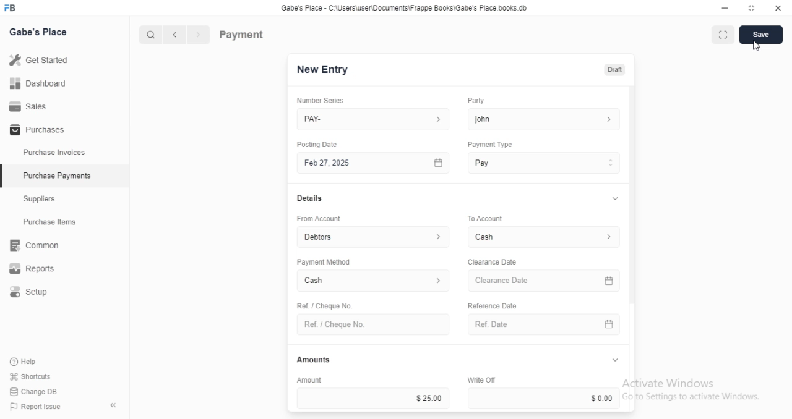 The image size is (792, 419). Describe the element at coordinates (43, 200) in the screenshot. I see `Suppliers` at that location.